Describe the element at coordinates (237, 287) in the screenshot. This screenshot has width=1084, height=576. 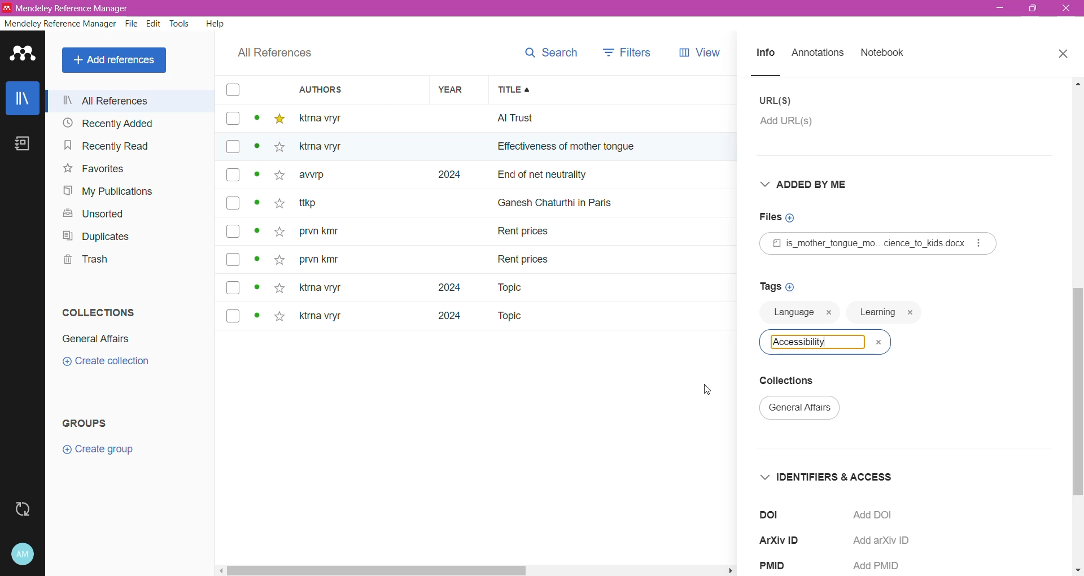
I see `box` at that location.